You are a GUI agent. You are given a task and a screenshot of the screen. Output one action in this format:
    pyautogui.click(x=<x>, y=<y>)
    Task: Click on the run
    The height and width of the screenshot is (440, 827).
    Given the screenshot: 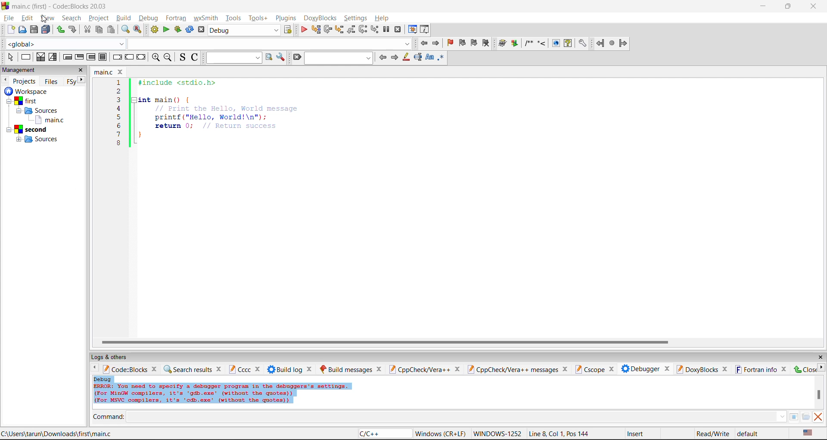 What is the action you would take?
    pyautogui.click(x=166, y=31)
    